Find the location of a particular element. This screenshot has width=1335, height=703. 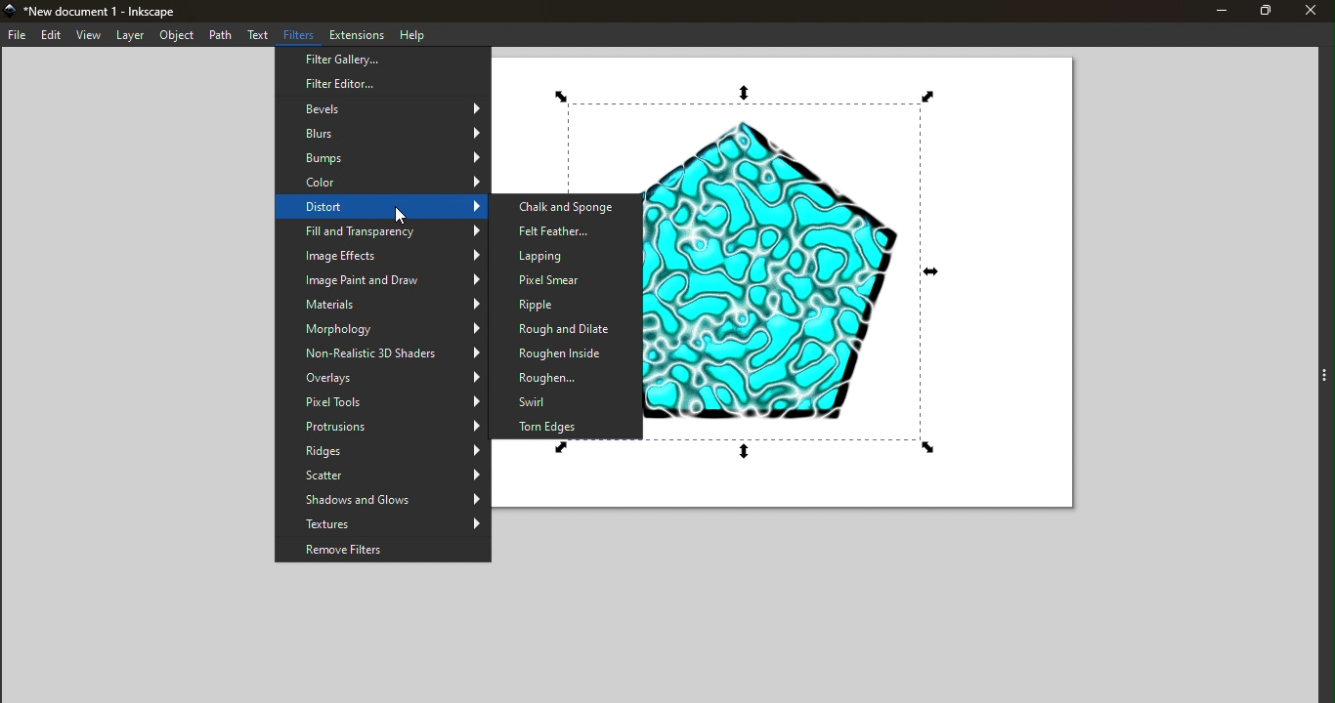

Text is located at coordinates (260, 35).